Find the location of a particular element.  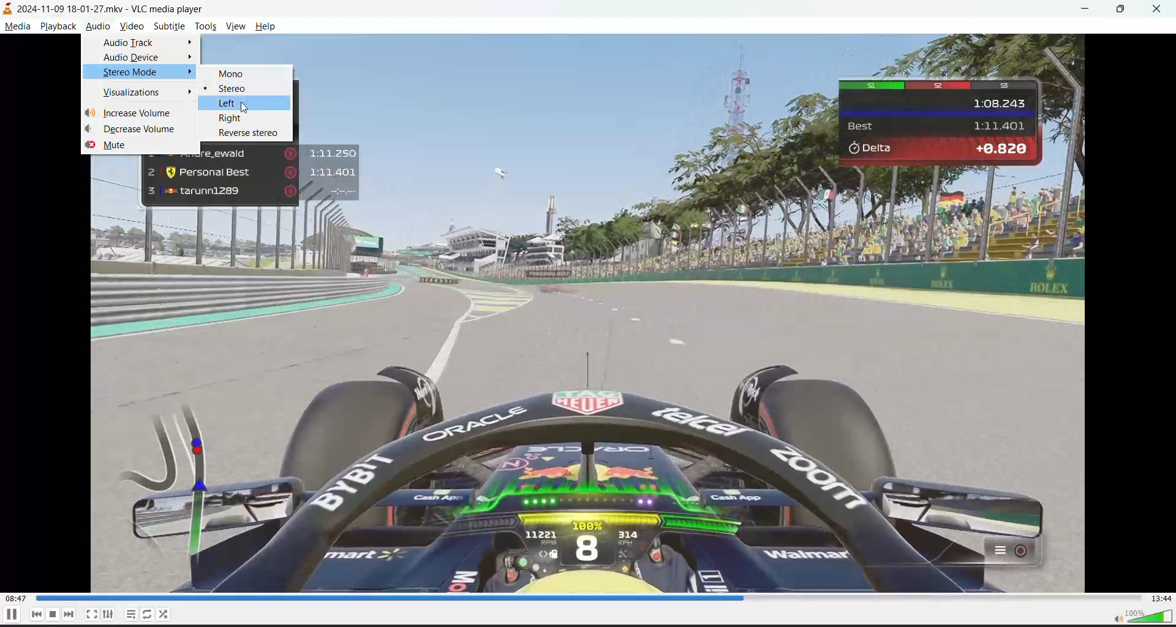

track and app name is located at coordinates (108, 9).